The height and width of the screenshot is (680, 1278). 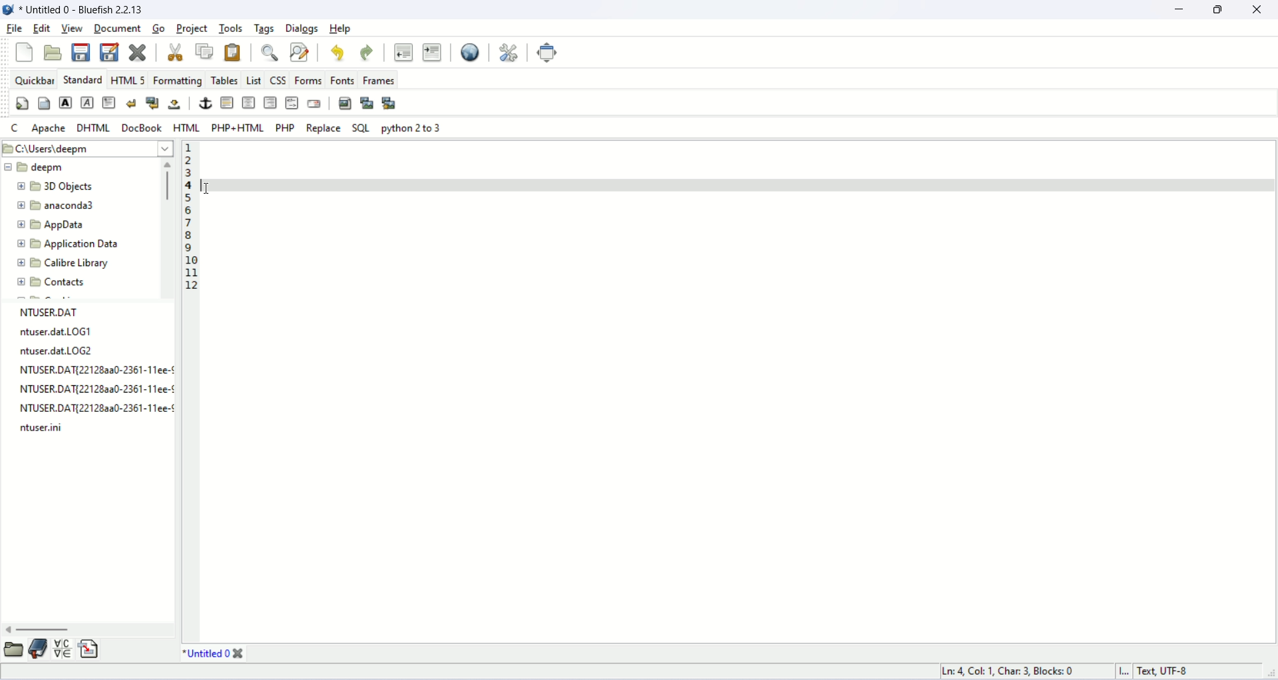 What do you see at coordinates (1189, 672) in the screenshot?
I see `character encoding` at bounding box center [1189, 672].